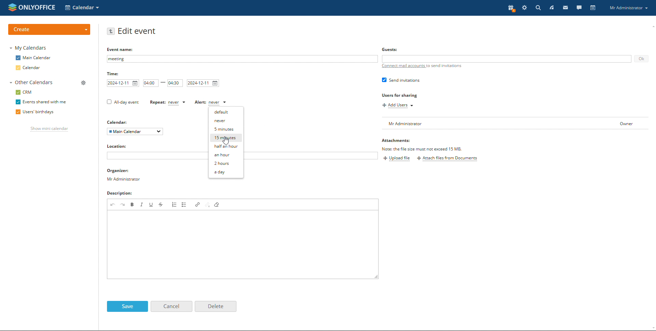  I want to click on other calendar, so click(31, 83).